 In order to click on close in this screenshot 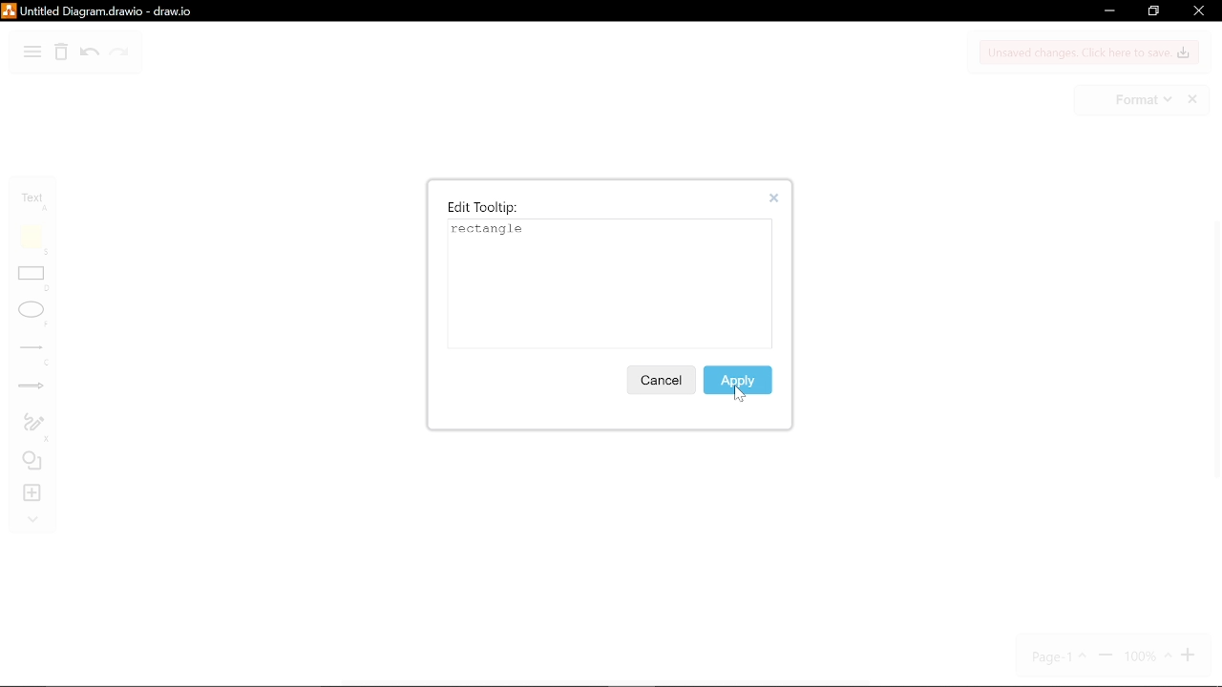, I will do `click(1194, 100)`.